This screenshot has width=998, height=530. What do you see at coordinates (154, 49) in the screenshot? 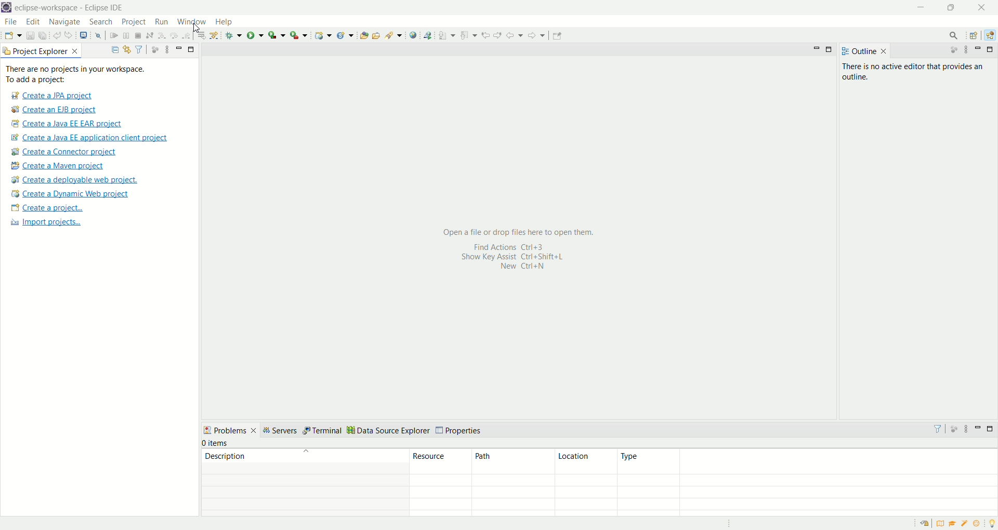
I see `focus on active task` at bounding box center [154, 49].